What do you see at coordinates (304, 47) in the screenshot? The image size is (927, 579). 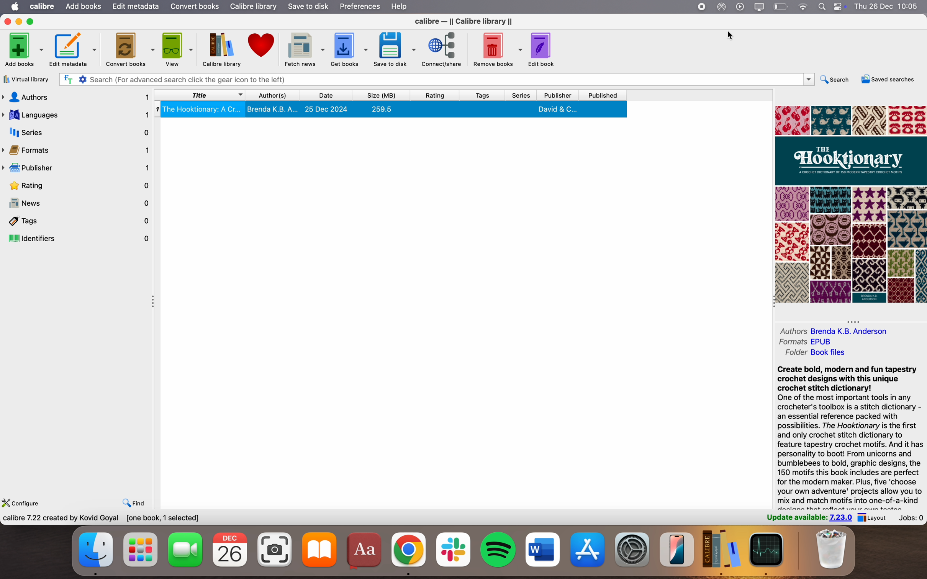 I see `fetch news` at bounding box center [304, 47].